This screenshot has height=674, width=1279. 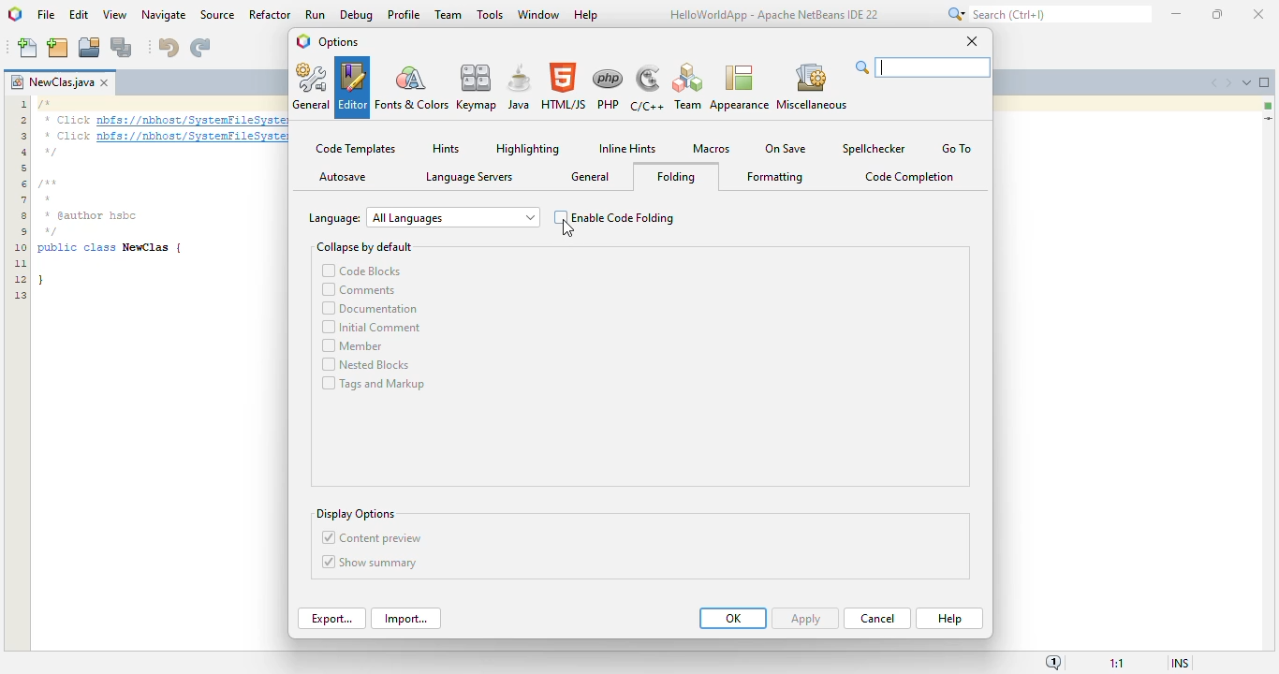 What do you see at coordinates (565, 87) in the screenshot?
I see `HTML/JS` at bounding box center [565, 87].